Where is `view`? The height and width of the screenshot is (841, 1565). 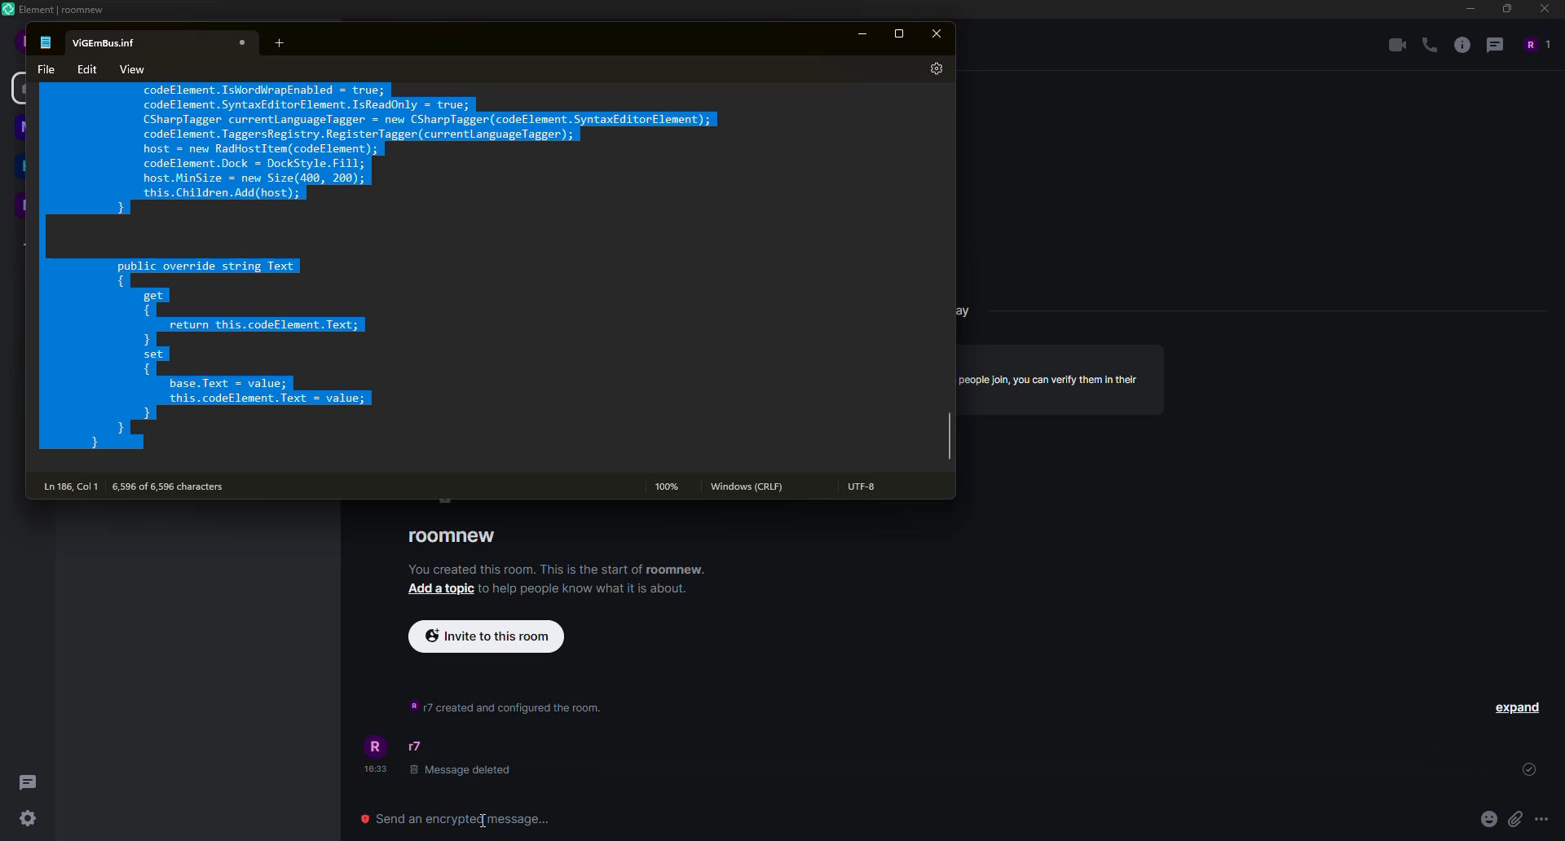
view is located at coordinates (134, 67).